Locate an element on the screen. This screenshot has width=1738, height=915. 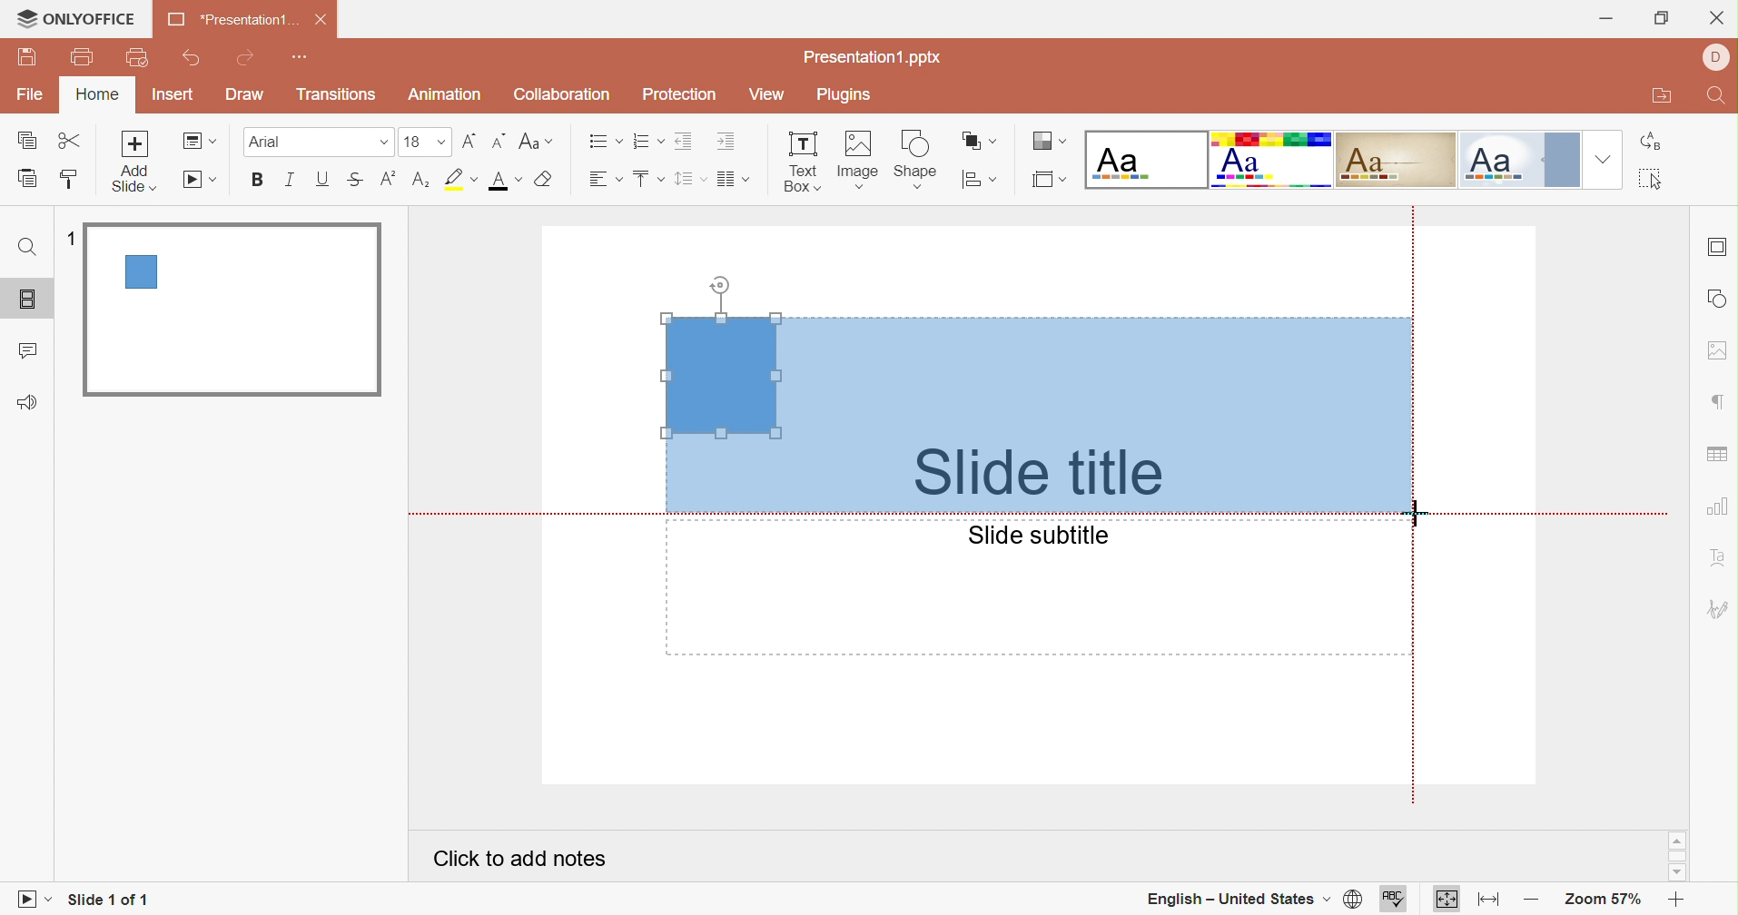
Close is located at coordinates (321, 20).